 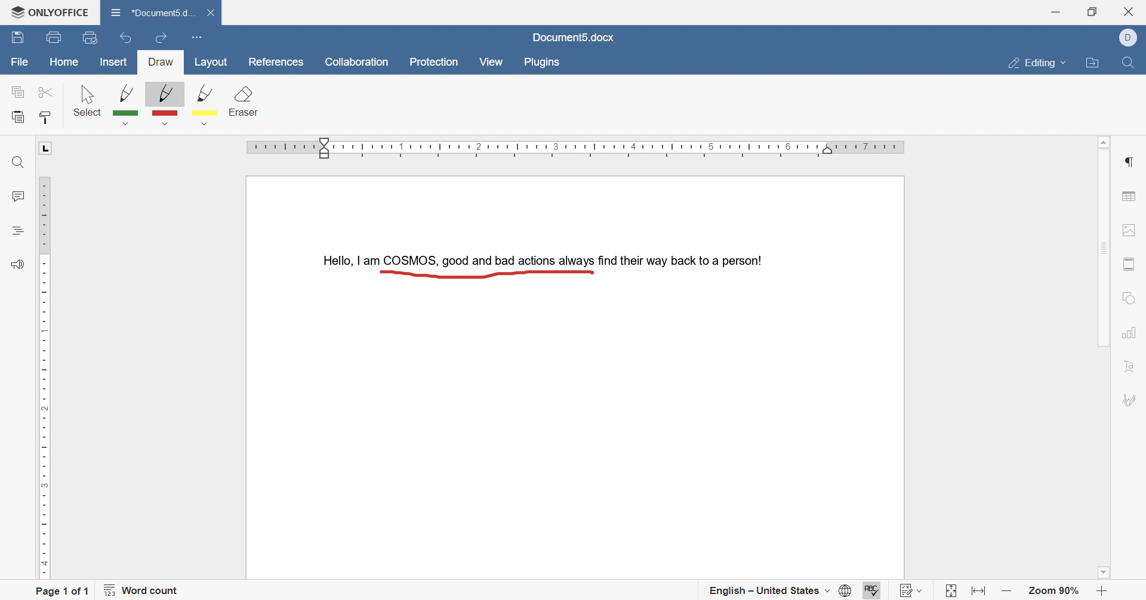 I want to click on copy style, so click(x=47, y=116).